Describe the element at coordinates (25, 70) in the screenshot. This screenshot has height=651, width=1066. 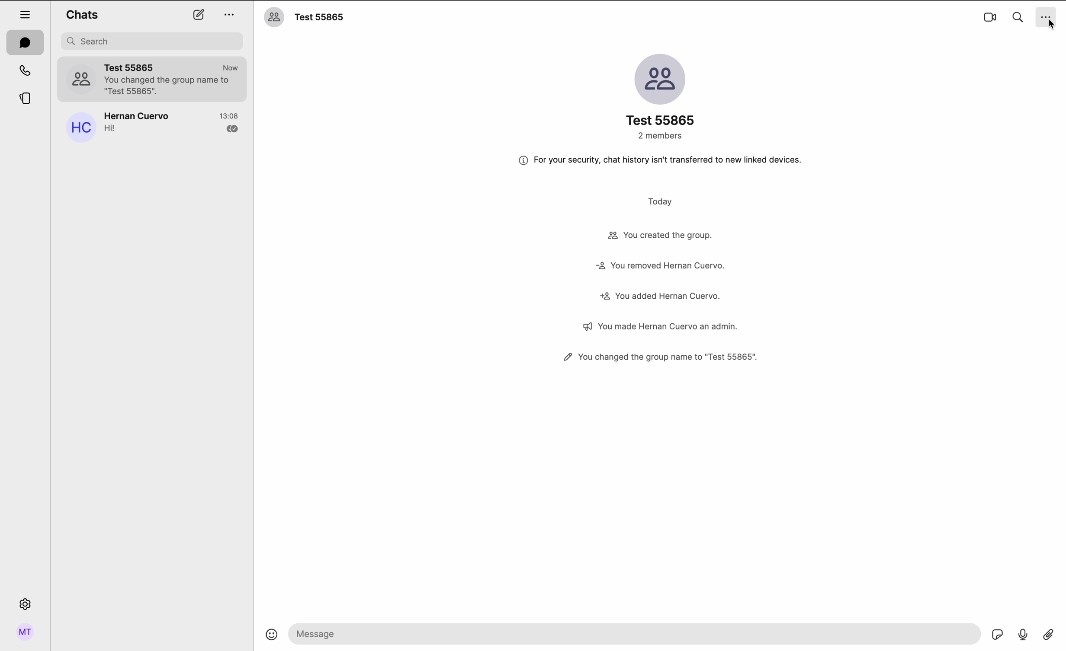
I see `calls` at that location.